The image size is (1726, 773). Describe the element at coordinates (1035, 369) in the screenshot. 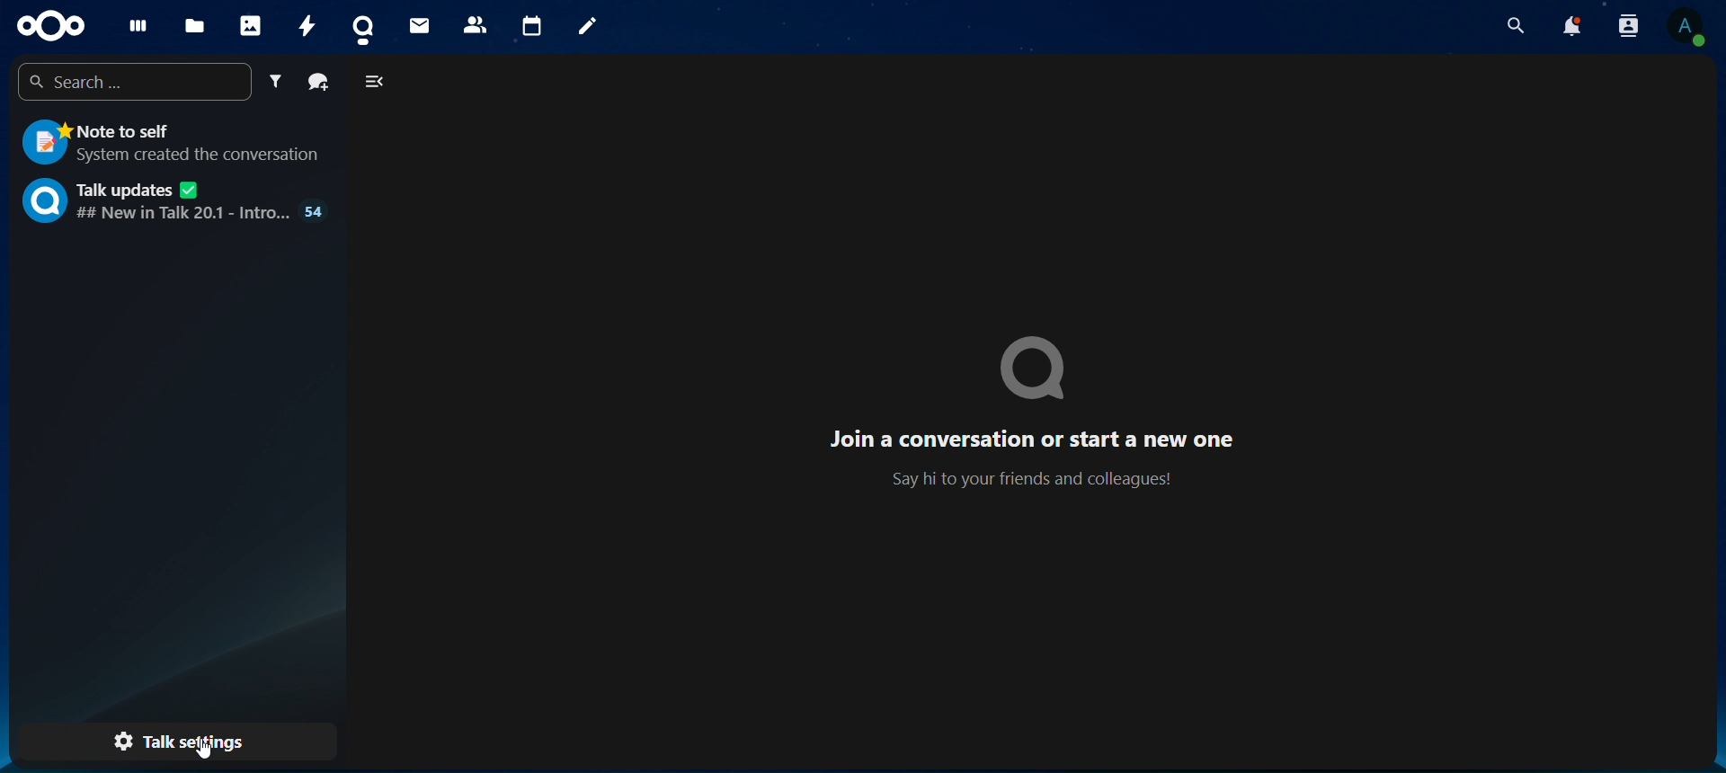

I see `logo` at that location.